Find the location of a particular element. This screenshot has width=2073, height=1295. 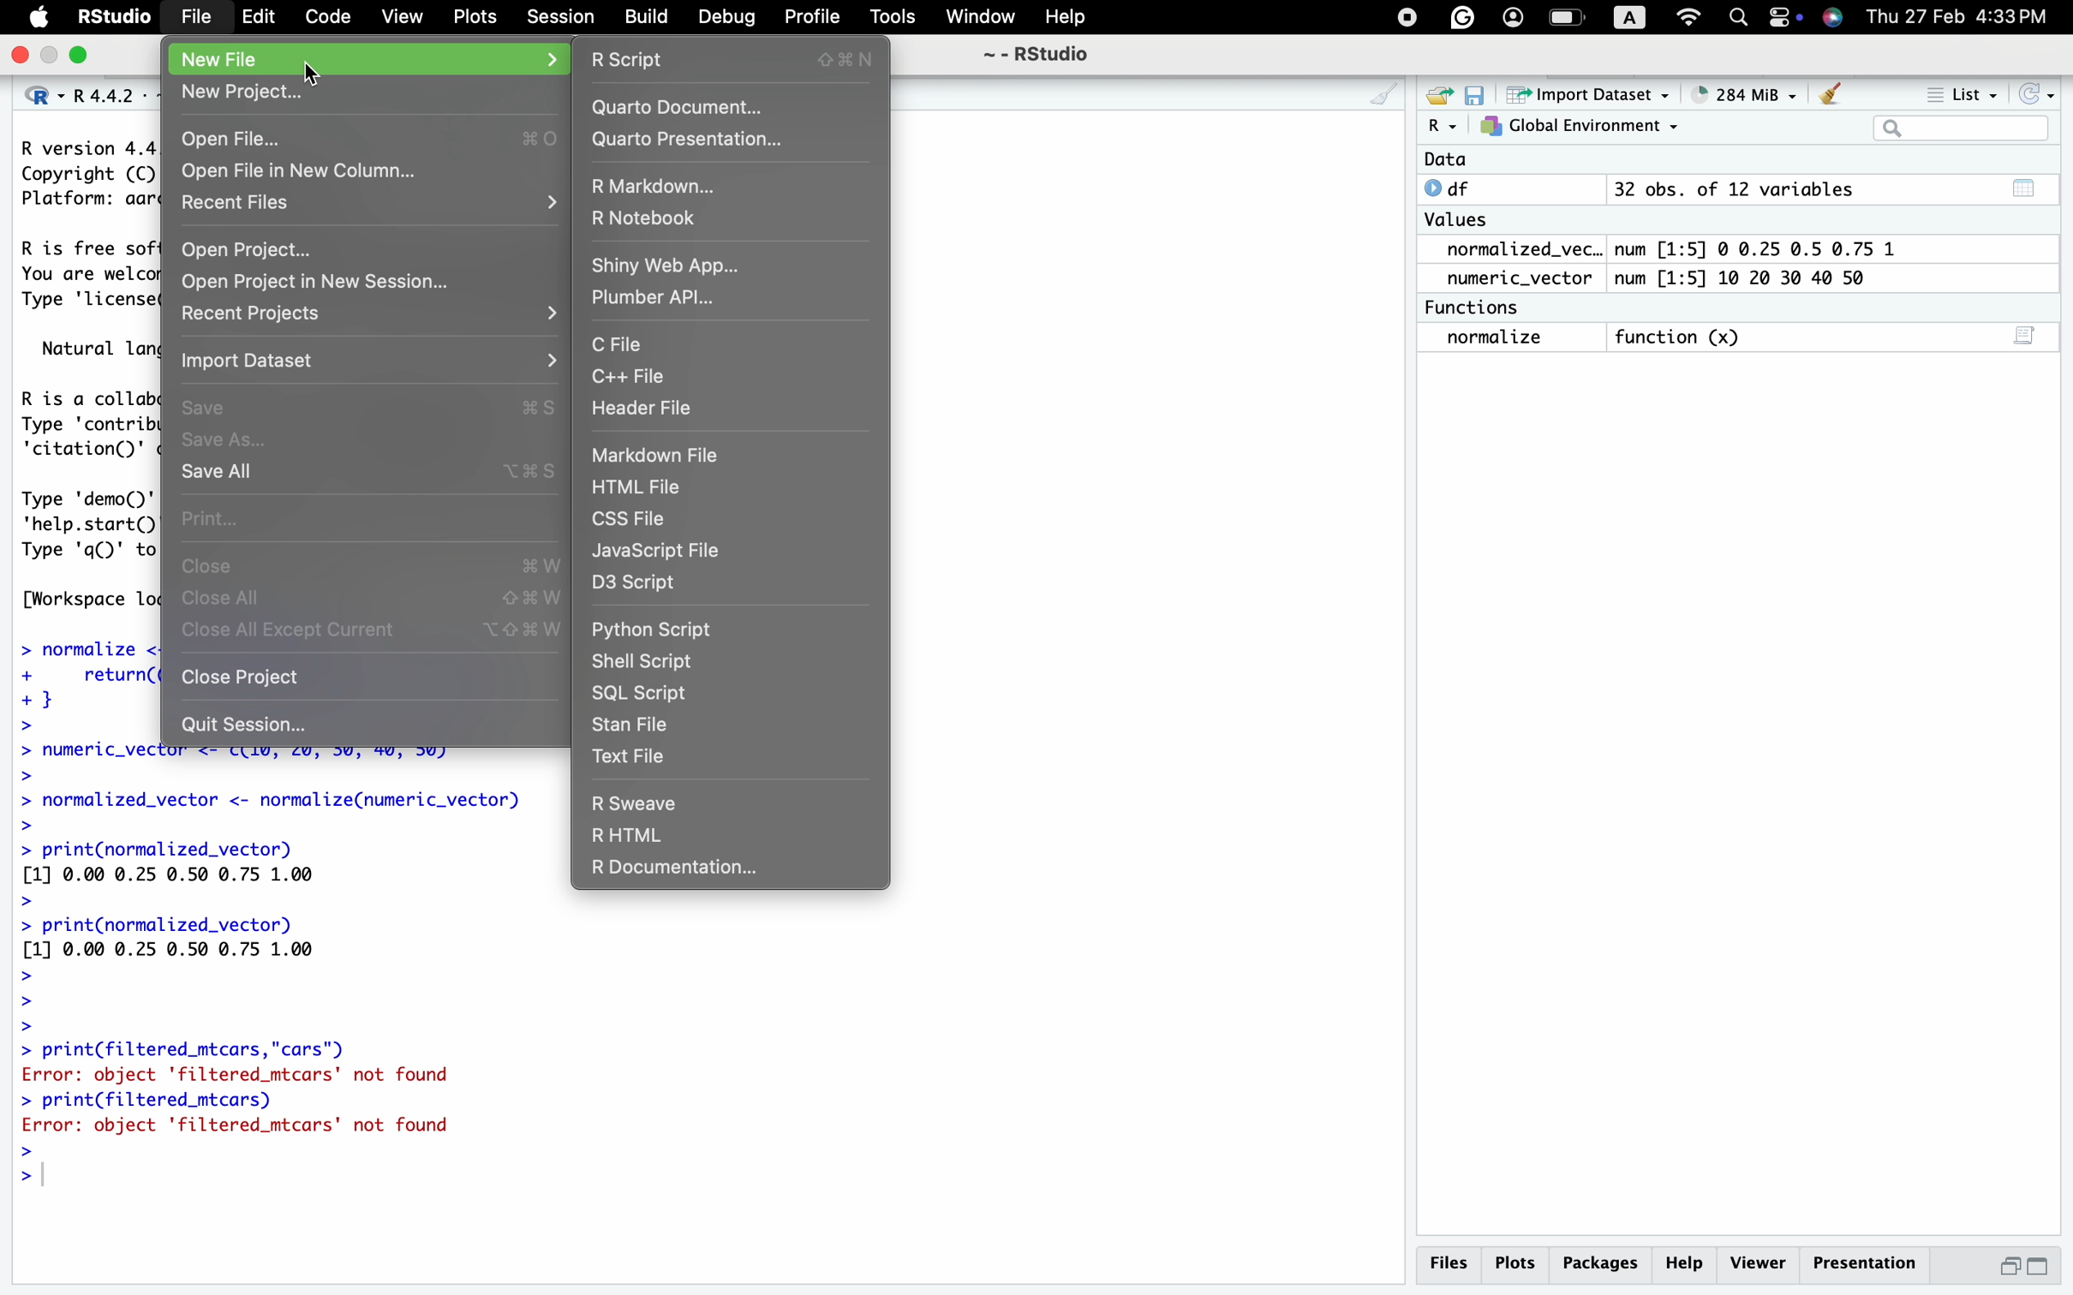

HTML File is located at coordinates (644, 486).